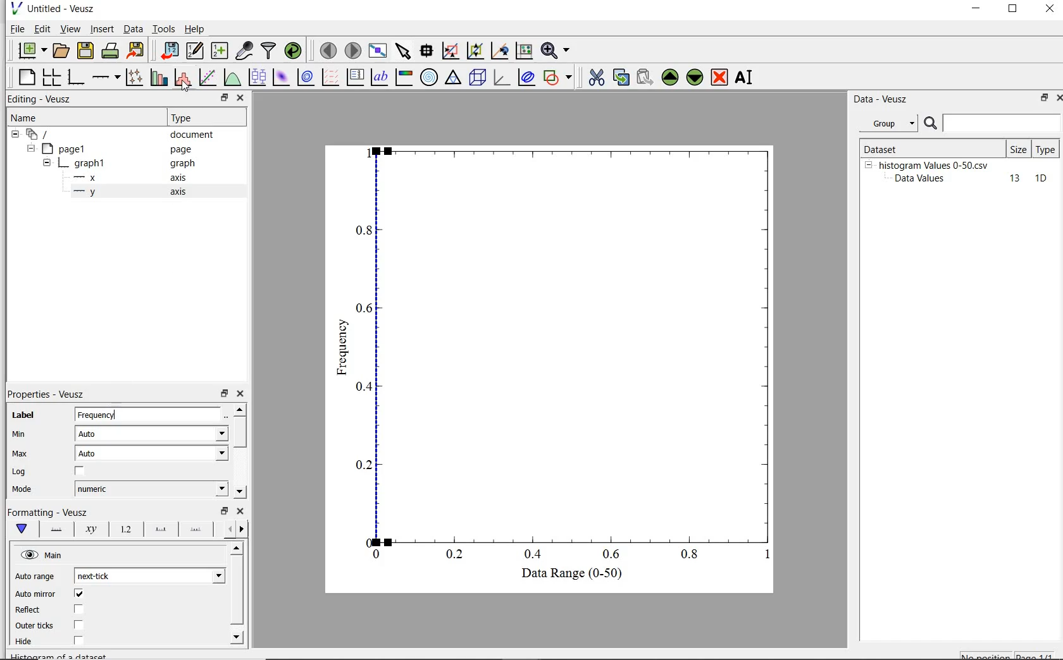 The image size is (1063, 660). What do you see at coordinates (20, 453) in the screenshot?
I see `Max` at bounding box center [20, 453].